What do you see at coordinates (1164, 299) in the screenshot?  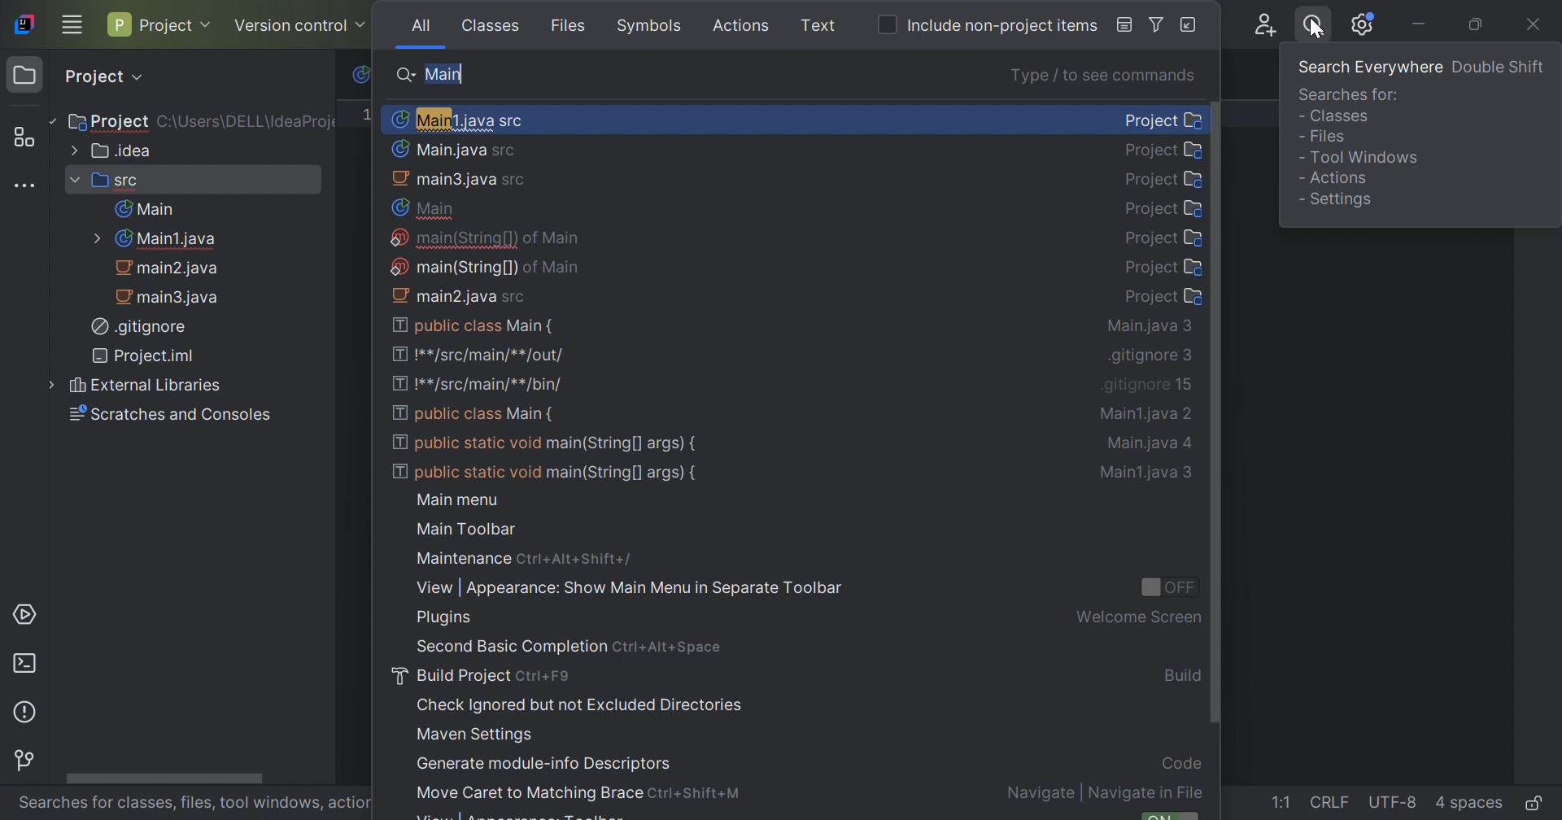 I see `Project` at bounding box center [1164, 299].